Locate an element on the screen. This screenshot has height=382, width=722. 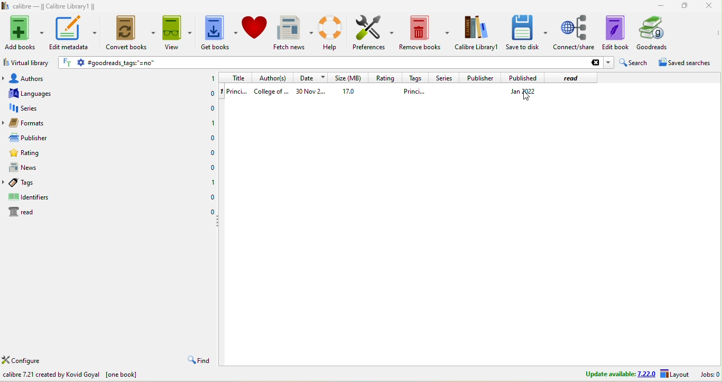
layout is located at coordinates (676, 375).